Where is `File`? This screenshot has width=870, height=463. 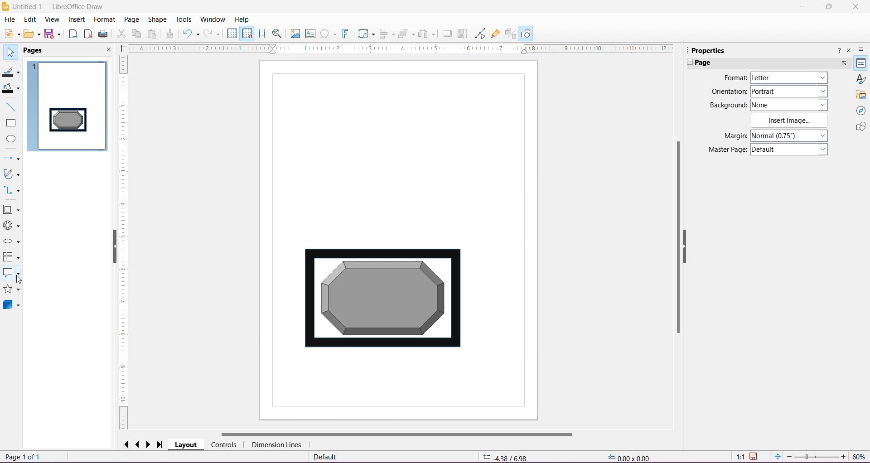
File is located at coordinates (9, 19).